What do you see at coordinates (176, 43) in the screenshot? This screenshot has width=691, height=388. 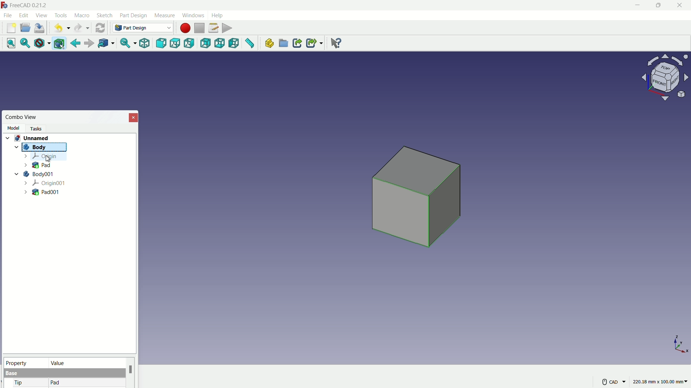 I see `top view` at bounding box center [176, 43].